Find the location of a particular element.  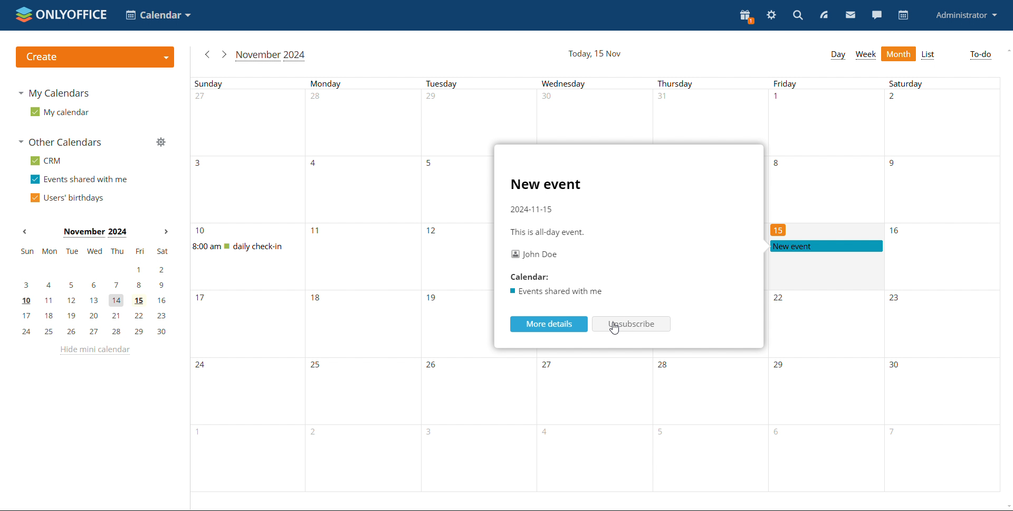

Number is located at coordinates (318, 98).